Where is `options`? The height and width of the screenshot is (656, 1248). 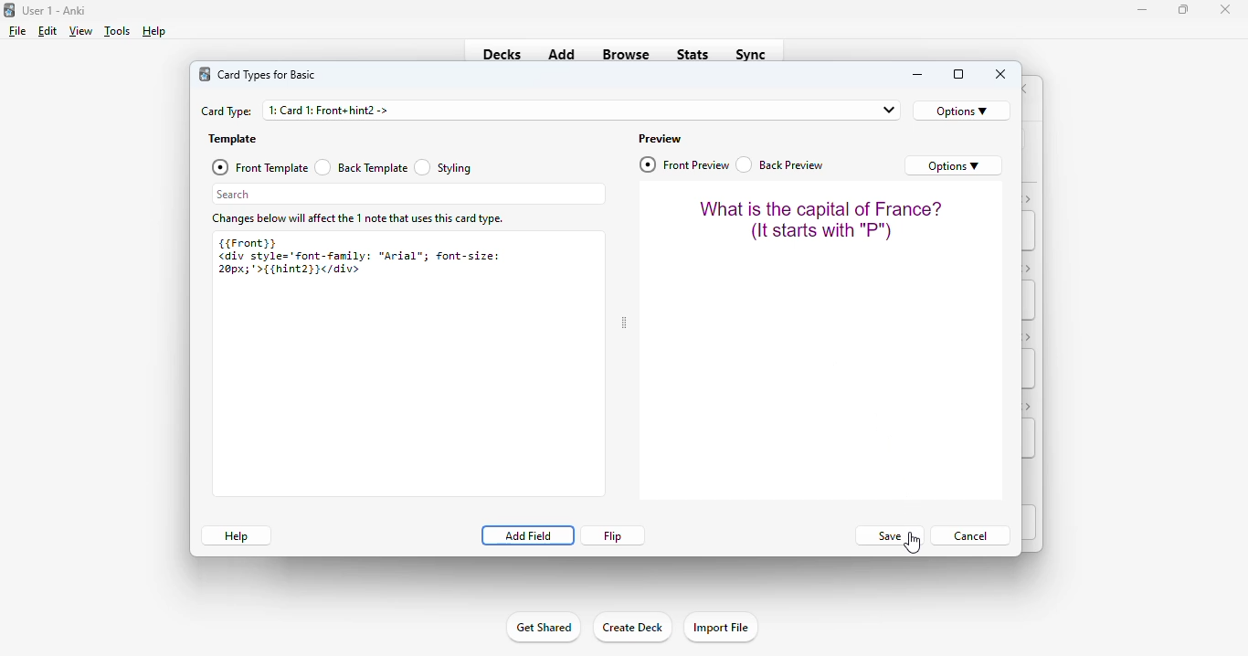
options is located at coordinates (954, 165).